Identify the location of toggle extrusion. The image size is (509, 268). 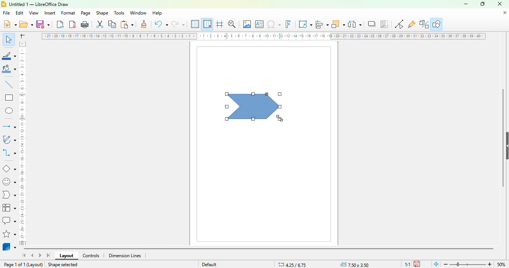
(424, 24).